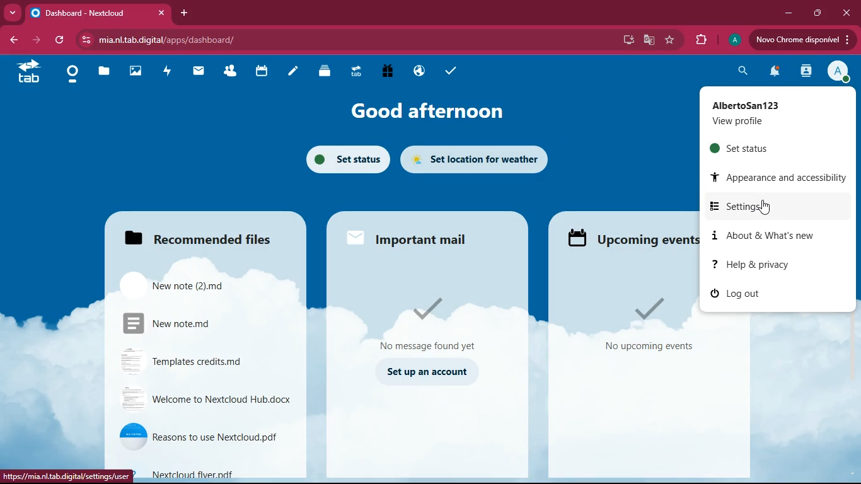  I want to click on home, so click(69, 74).